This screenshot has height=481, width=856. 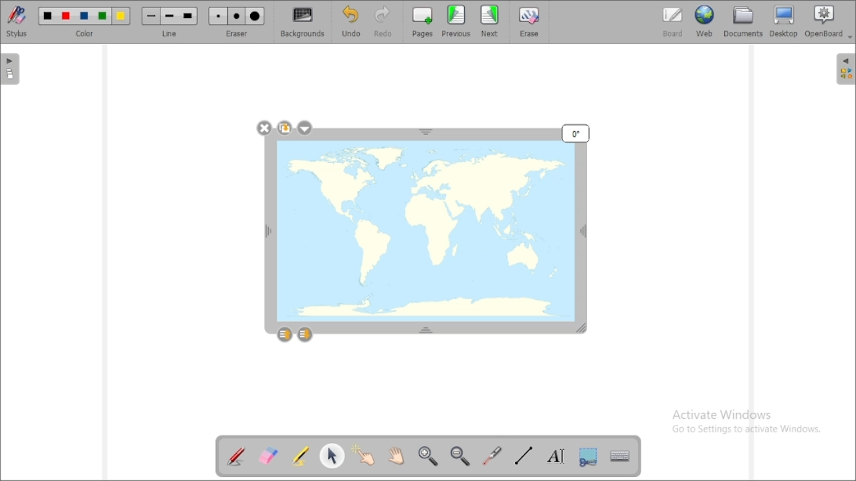 What do you see at coordinates (396, 455) in the screenshot?
I see `scroll page` at bounding box center [396, 455].